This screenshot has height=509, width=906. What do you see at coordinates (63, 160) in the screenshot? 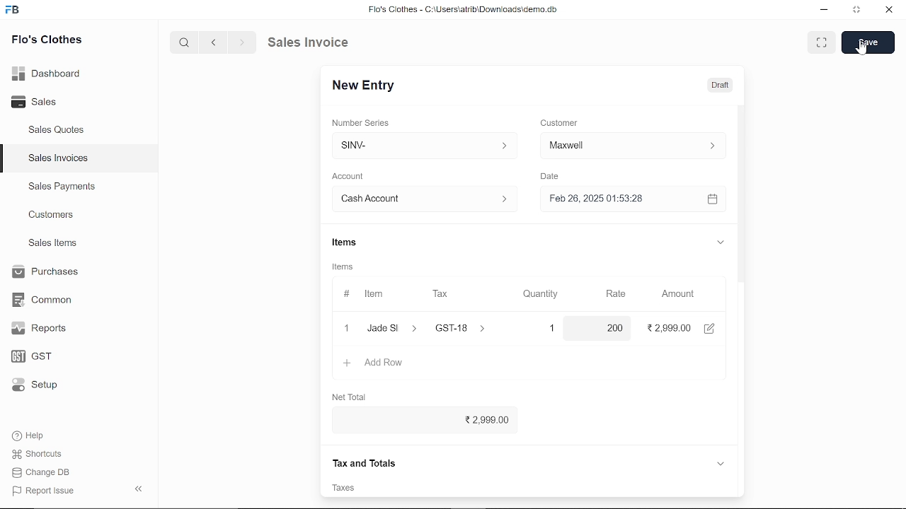
I see `Sales Invoices` at bounding box center [63, 160].